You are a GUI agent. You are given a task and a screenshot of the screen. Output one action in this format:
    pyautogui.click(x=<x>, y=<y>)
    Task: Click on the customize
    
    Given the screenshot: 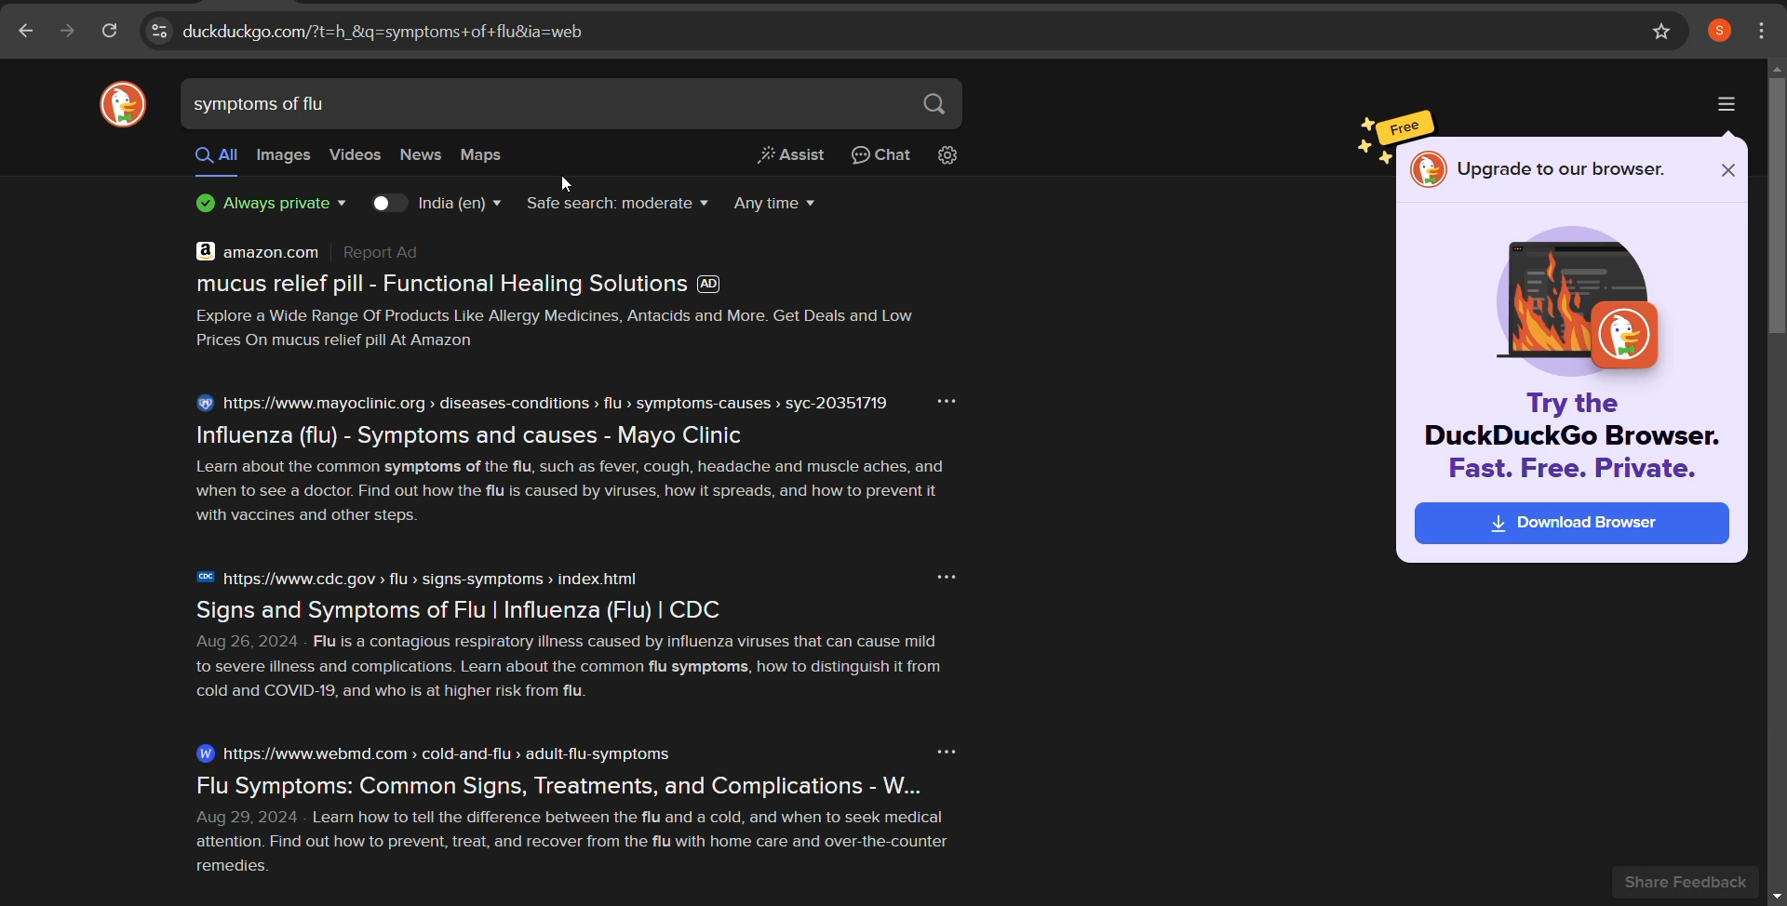 What is the action you would take?
    pyautogui.click(x=1764, y=29)
    